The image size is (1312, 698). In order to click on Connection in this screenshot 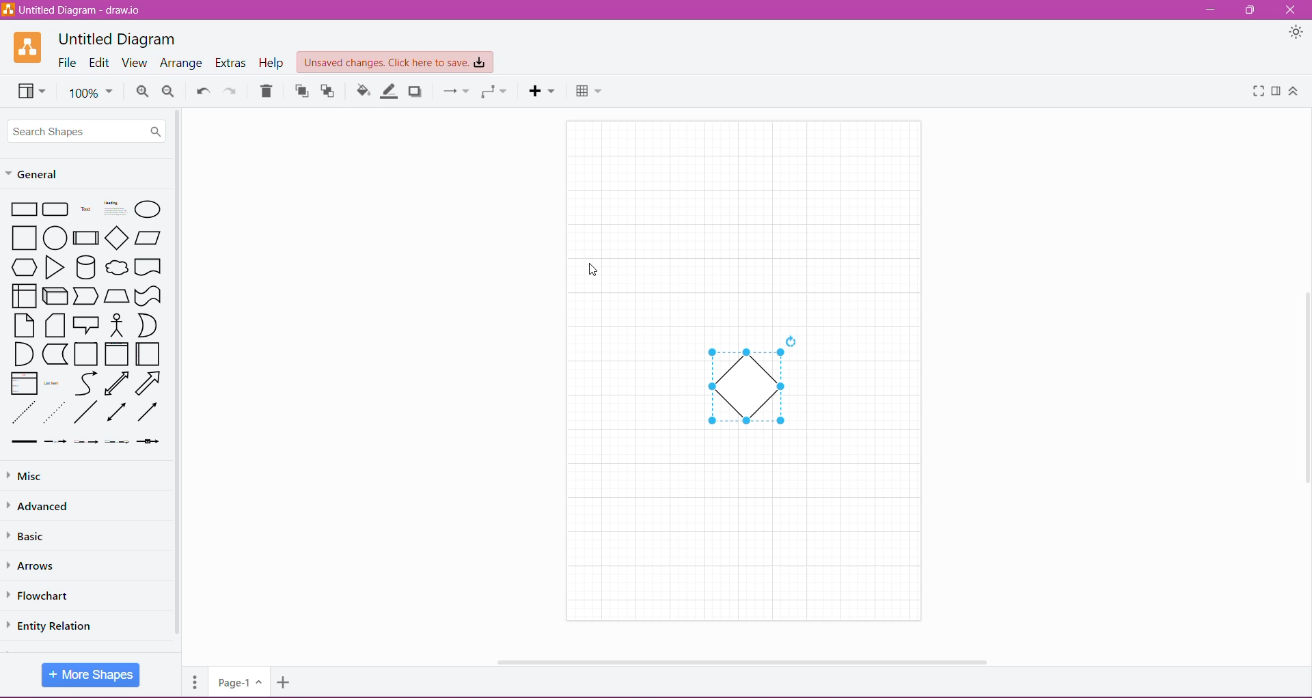, I will do `click(457, 91)`.